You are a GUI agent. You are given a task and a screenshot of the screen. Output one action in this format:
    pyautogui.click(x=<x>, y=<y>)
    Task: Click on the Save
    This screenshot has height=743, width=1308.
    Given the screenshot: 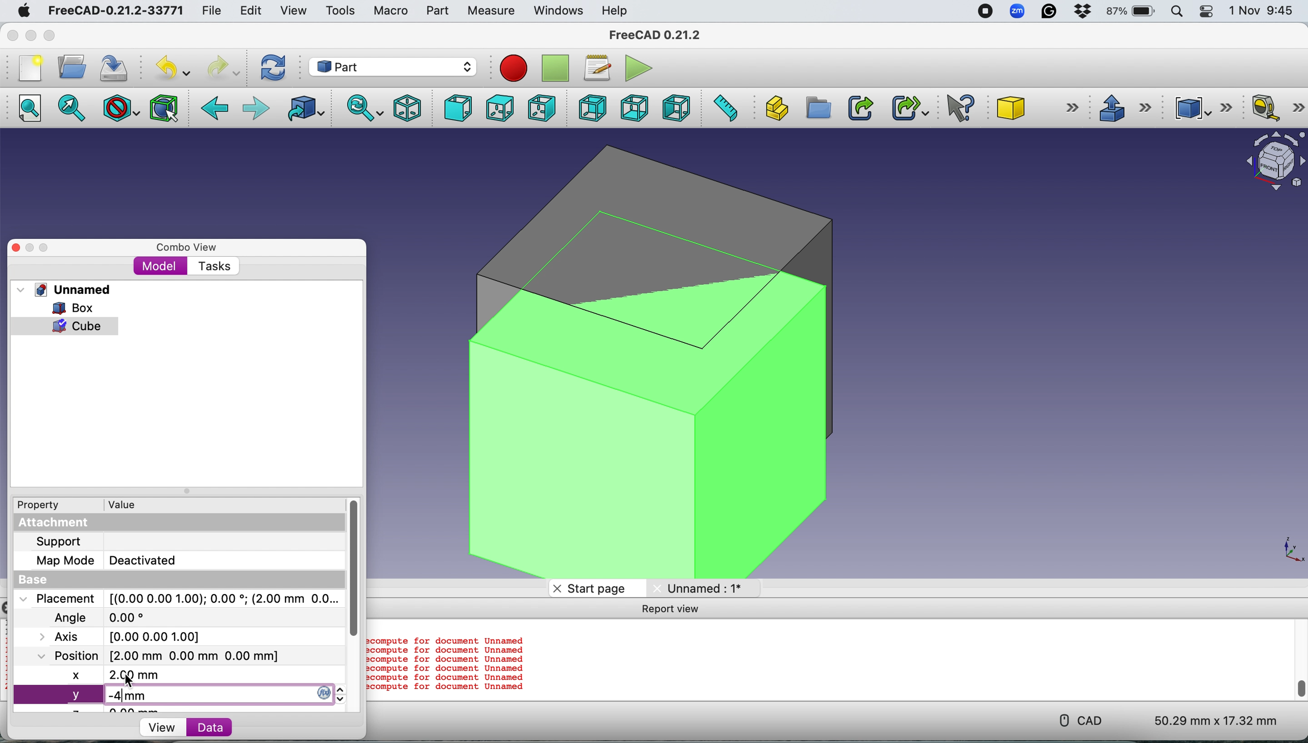 What is the action you would take?
    pyautogui.click(x=116, y=66)
    